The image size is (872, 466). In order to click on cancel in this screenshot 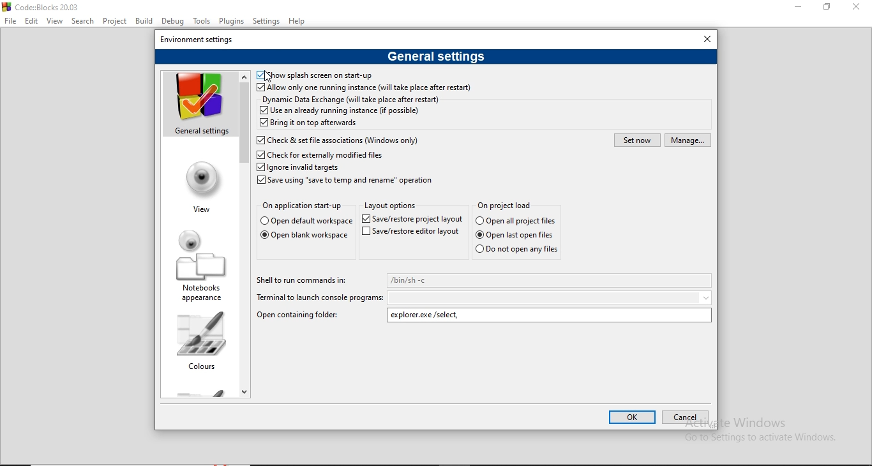, I will do `click(687, 417)`.